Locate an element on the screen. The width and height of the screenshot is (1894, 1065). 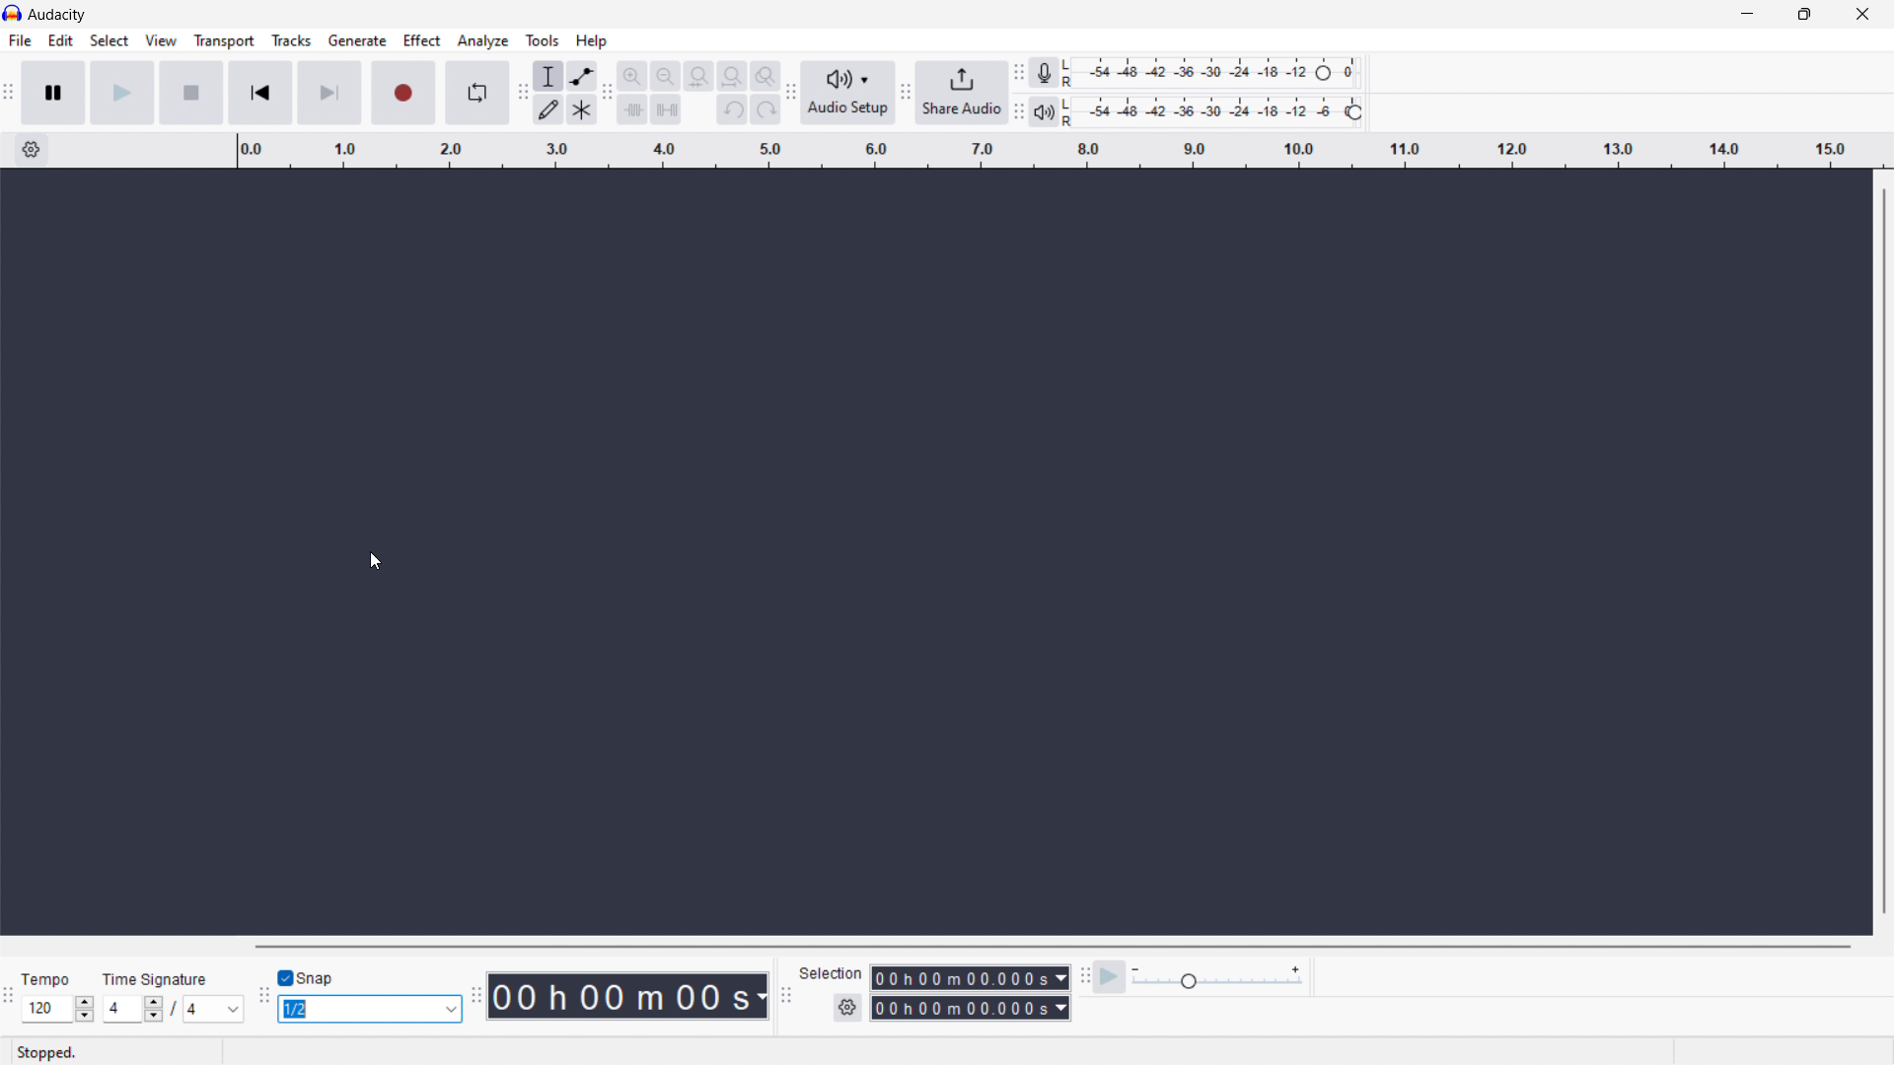
file is located at coordinates (21, 40).